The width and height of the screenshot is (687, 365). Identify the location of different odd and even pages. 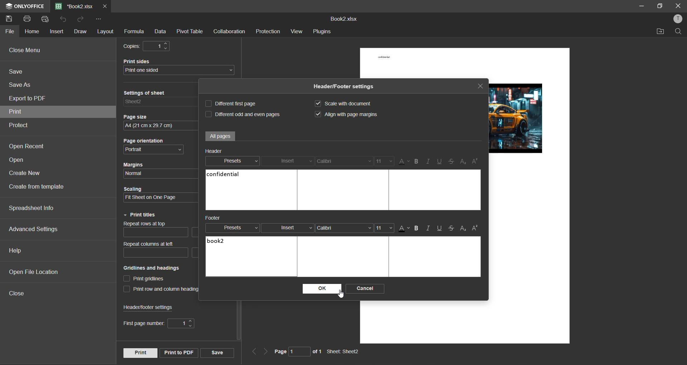
(243, 113).